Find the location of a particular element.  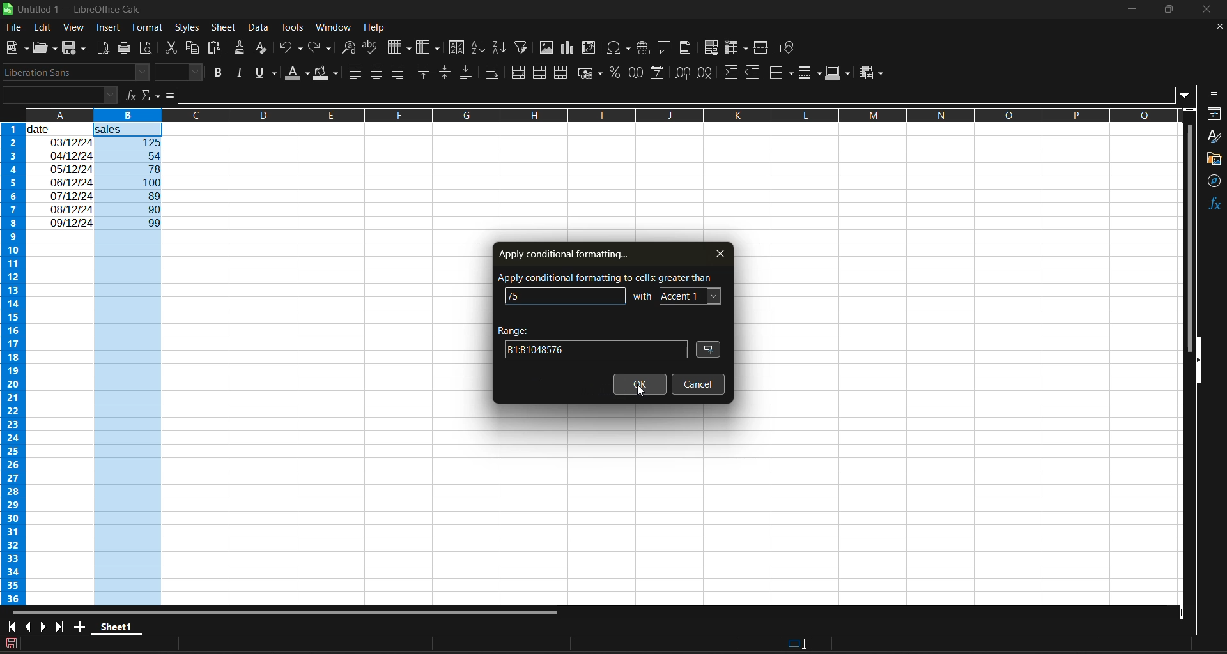

conditional is located at coordinates (869, 73).